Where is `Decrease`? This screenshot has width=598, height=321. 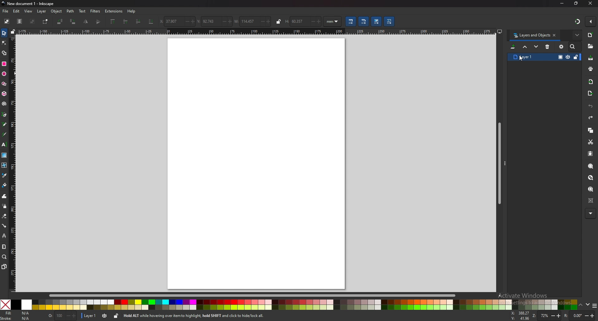
Decrease is located at coordinates (311, 21).